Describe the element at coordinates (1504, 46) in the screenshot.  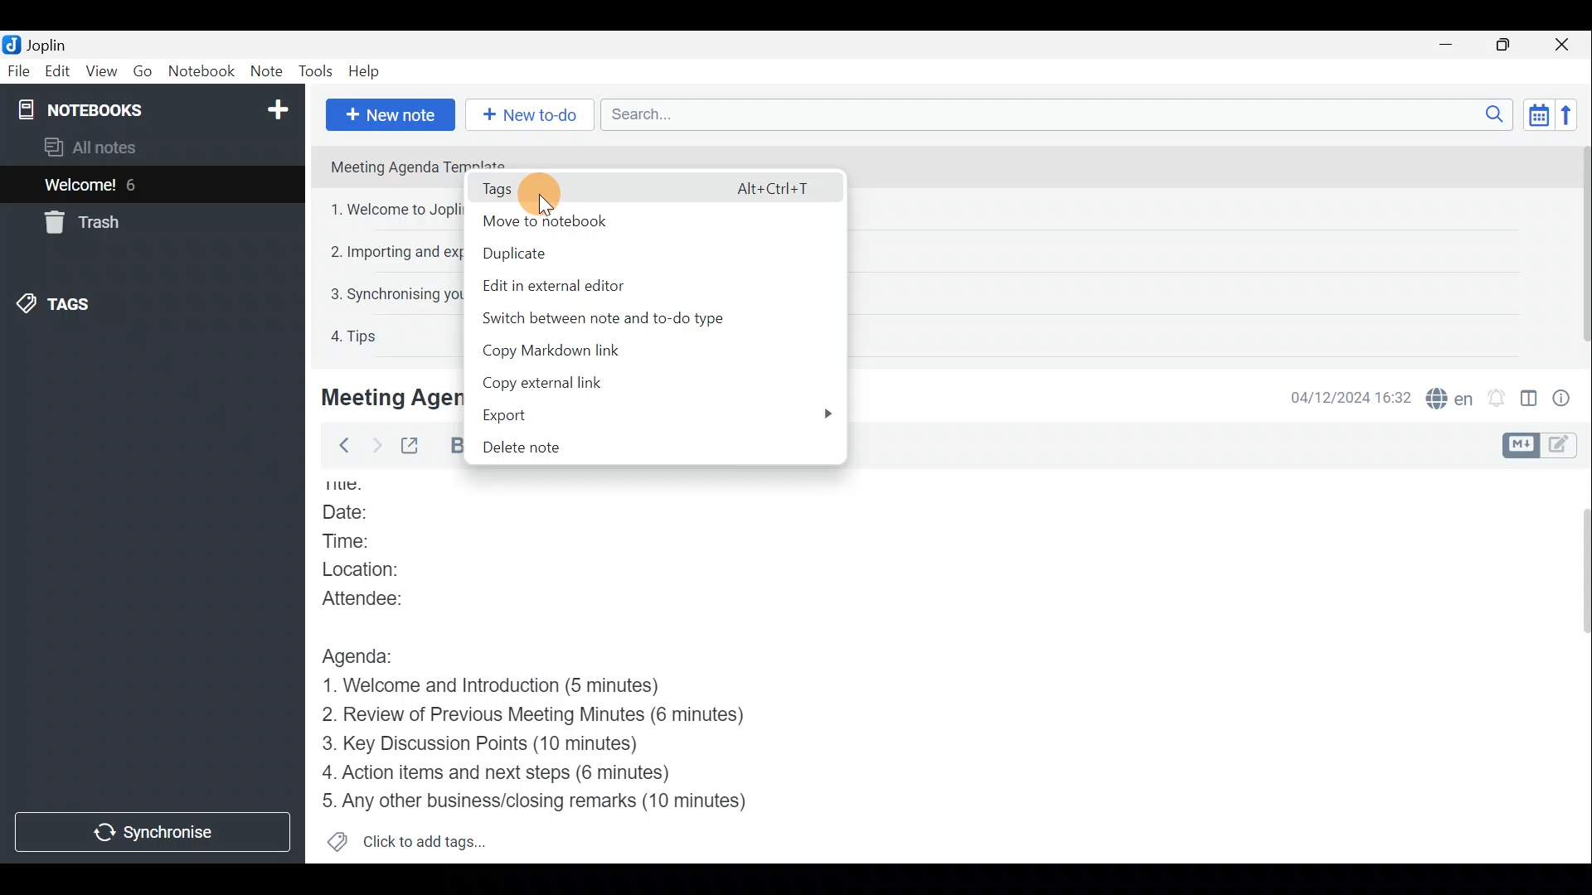
I see `Maximise` at that location.